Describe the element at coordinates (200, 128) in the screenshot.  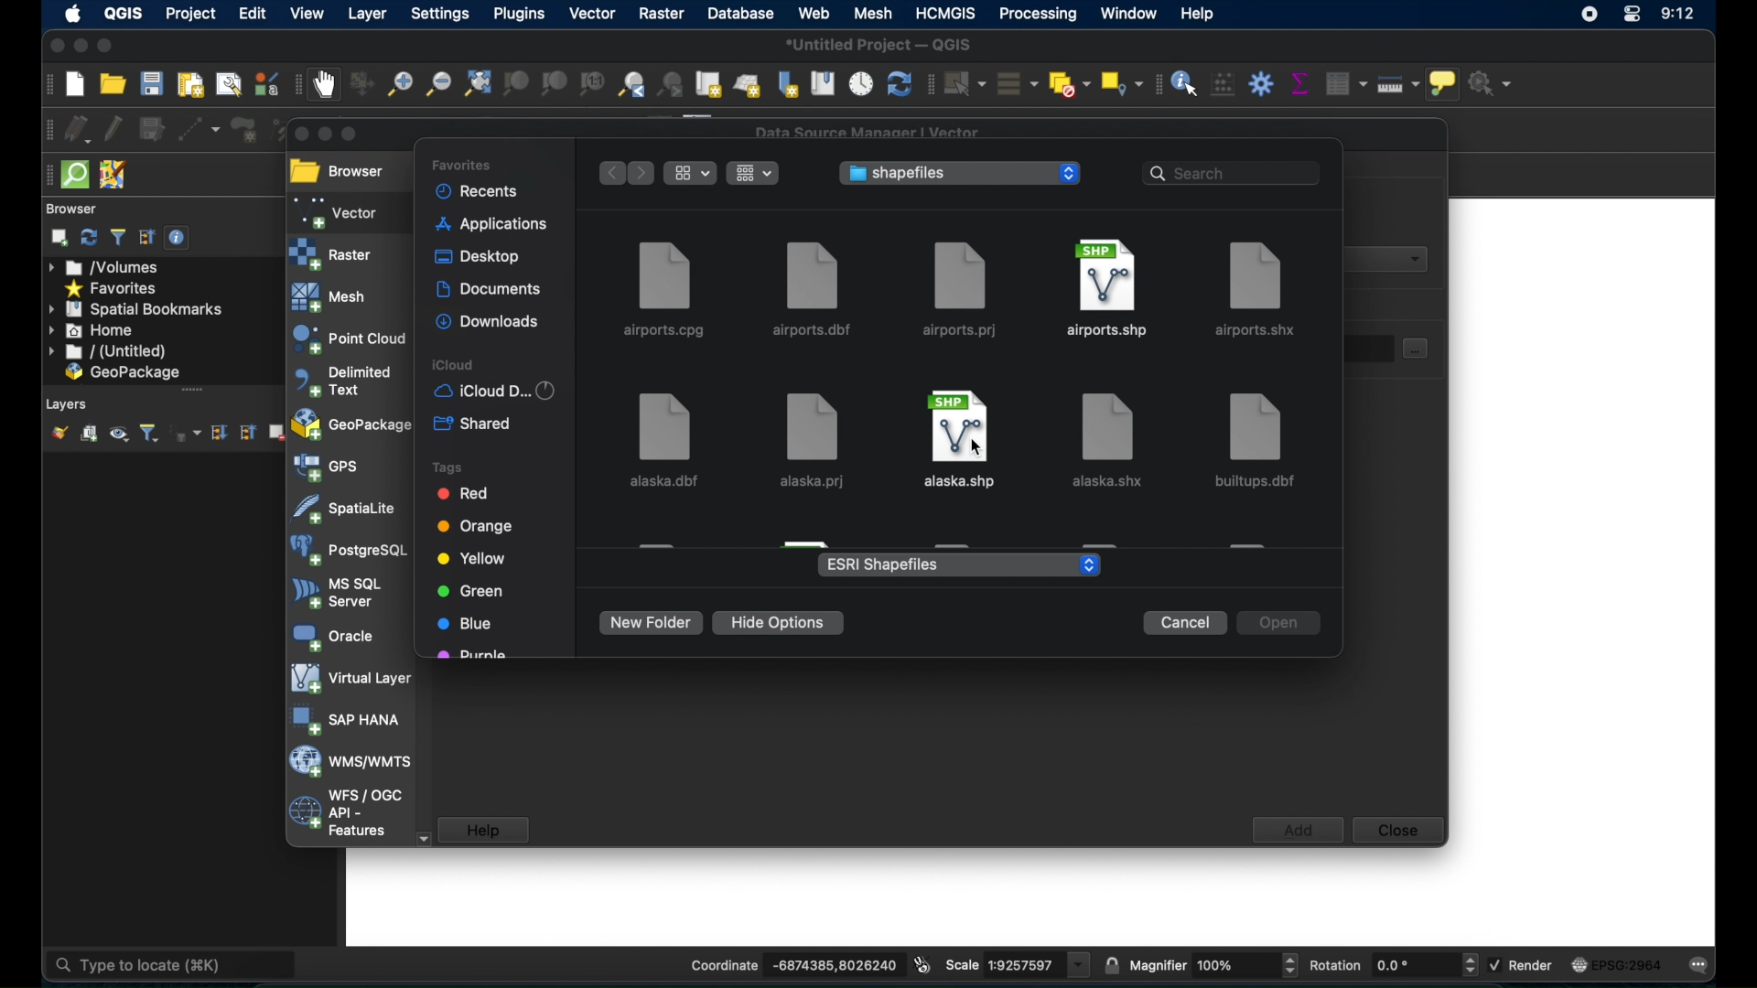
I see `digitize with segment` at that location.